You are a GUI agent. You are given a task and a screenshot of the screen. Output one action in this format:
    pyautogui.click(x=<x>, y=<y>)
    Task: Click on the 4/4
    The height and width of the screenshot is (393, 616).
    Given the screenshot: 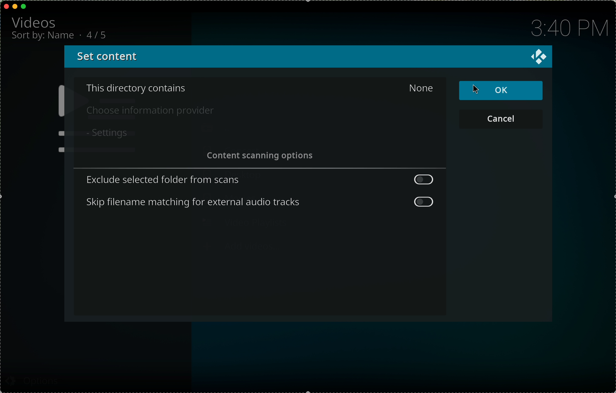 What is the action you would take?
    pyautogui.click(x=99, y=34)
    